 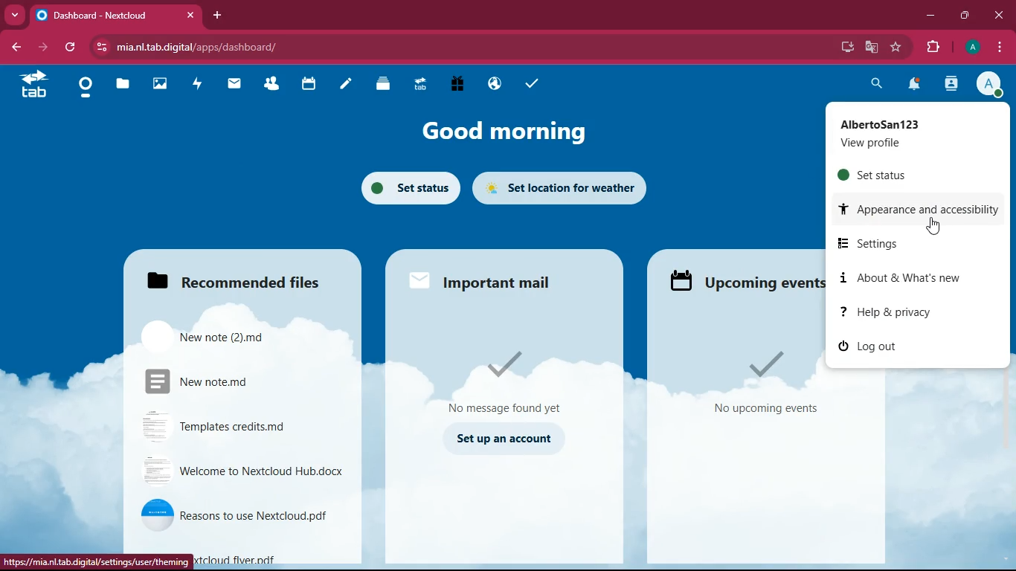 What do you see at coordinates (501, 133) in the screenshot?
I see `good morning` at bounding box center [501, 133].